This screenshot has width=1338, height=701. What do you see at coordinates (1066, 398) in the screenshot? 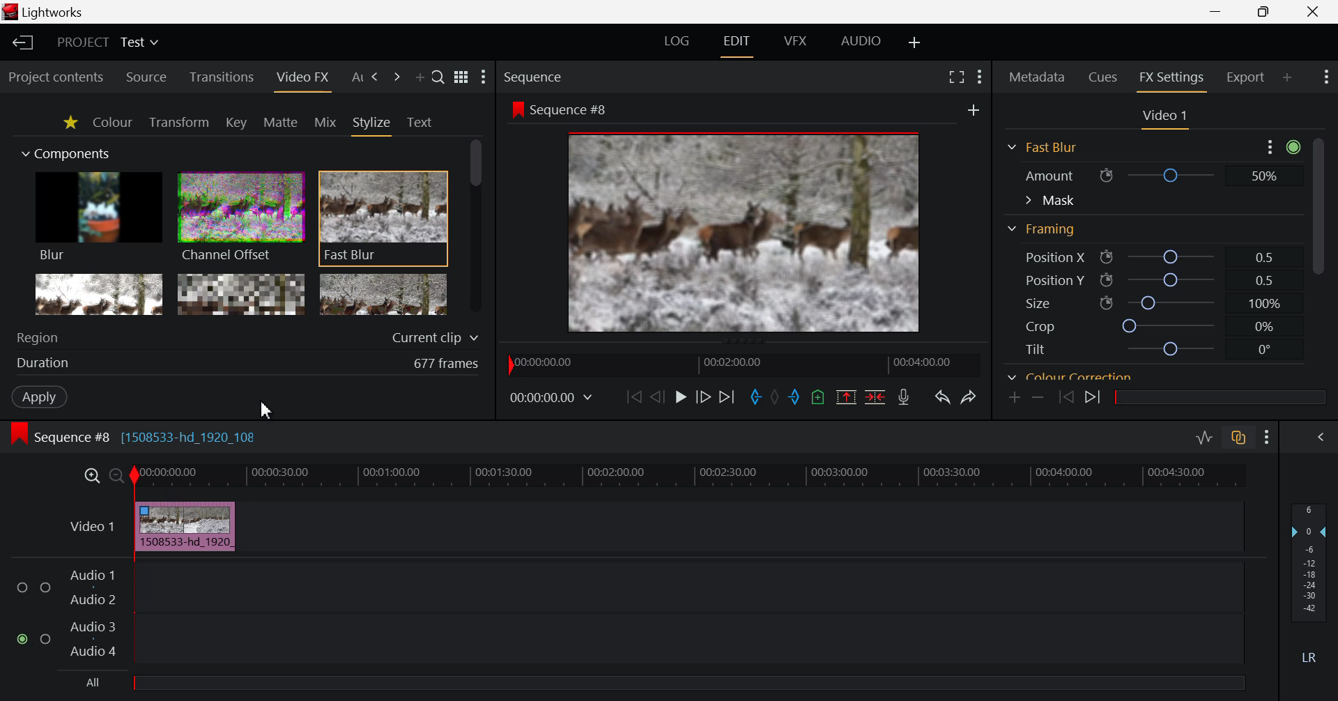
I see `Previous keyframe` at bounding box center [1066, 398].